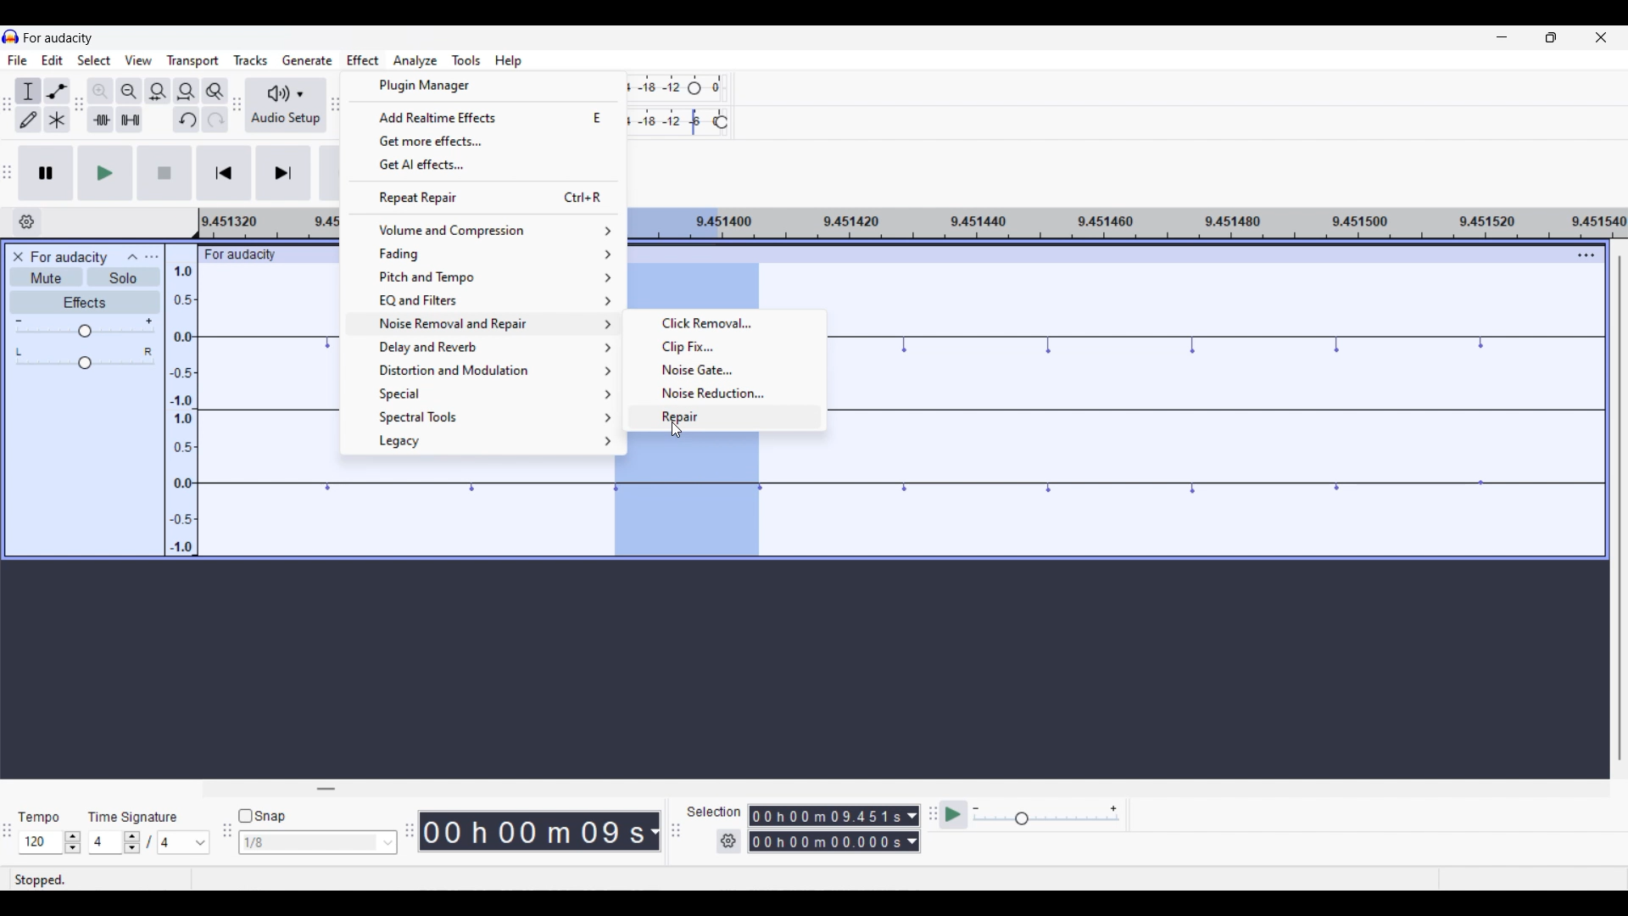  I want to click on Software logo, so click(11, 36).